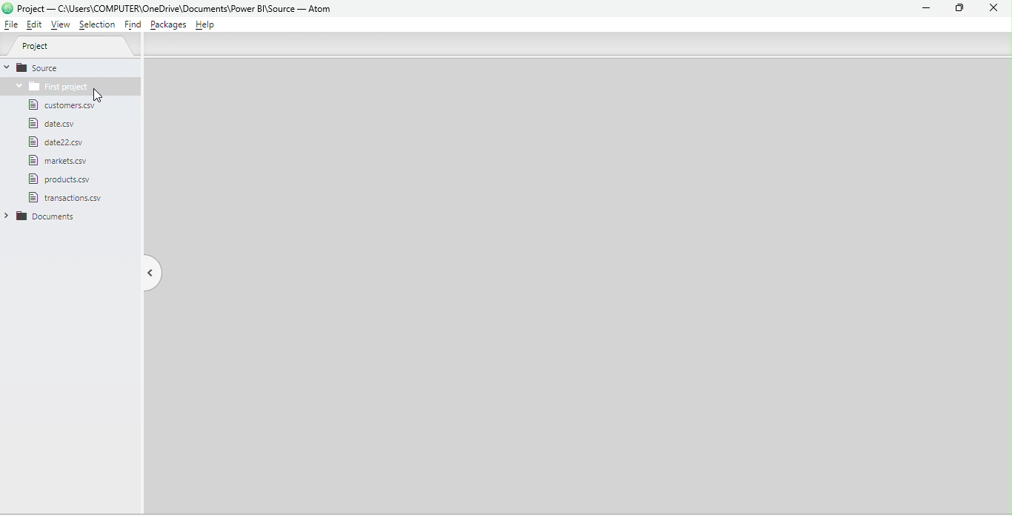 The height and width of the screenshot is (516, 1012). I want to click on File, so click(67, 197).